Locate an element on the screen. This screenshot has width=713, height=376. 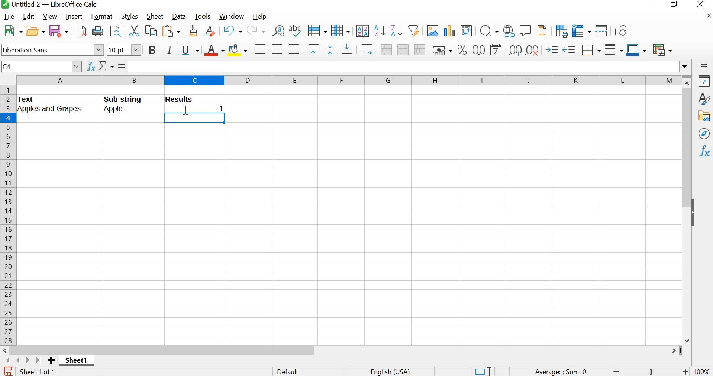
Results is located at coordinates (185, 100).